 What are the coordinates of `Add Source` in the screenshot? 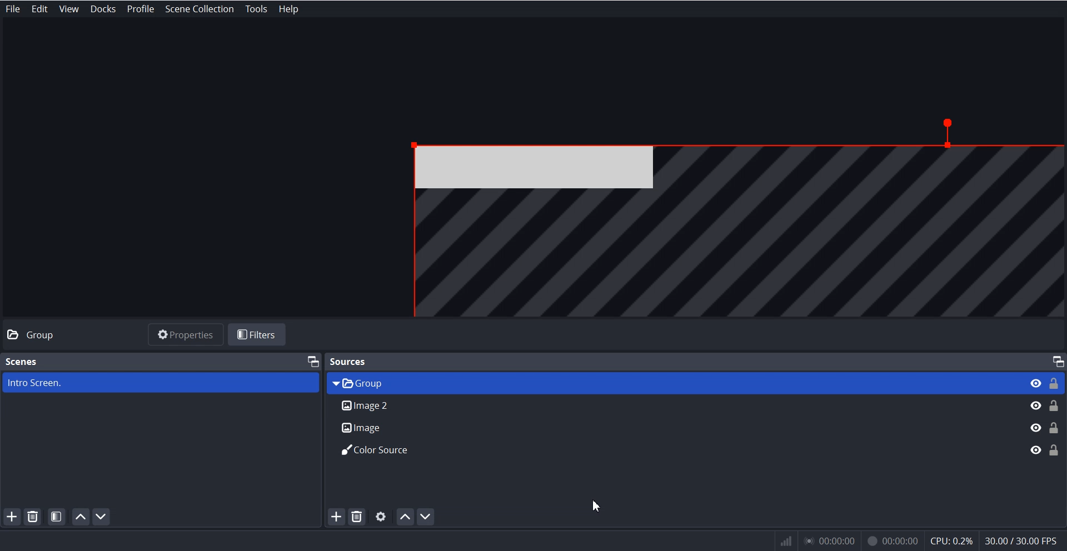 It's located at (336, 517).